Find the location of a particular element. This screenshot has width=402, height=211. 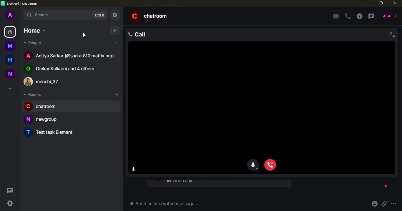

more is located at coordinates (394, 204).